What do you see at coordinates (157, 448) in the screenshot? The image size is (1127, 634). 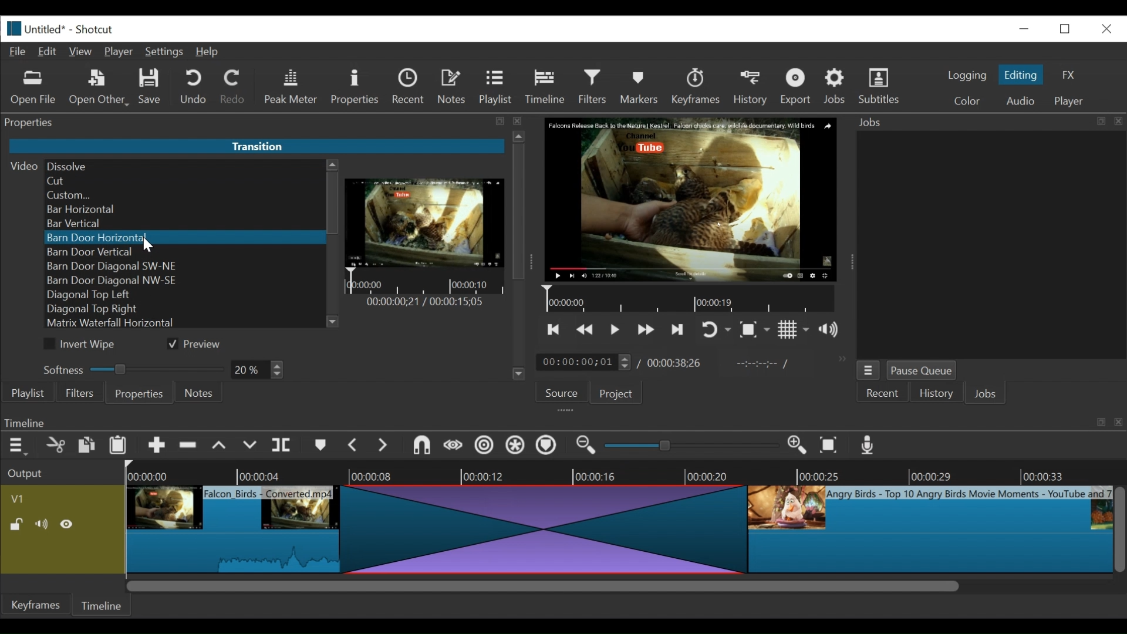 I see `Append` at bounding box center [157, 448].